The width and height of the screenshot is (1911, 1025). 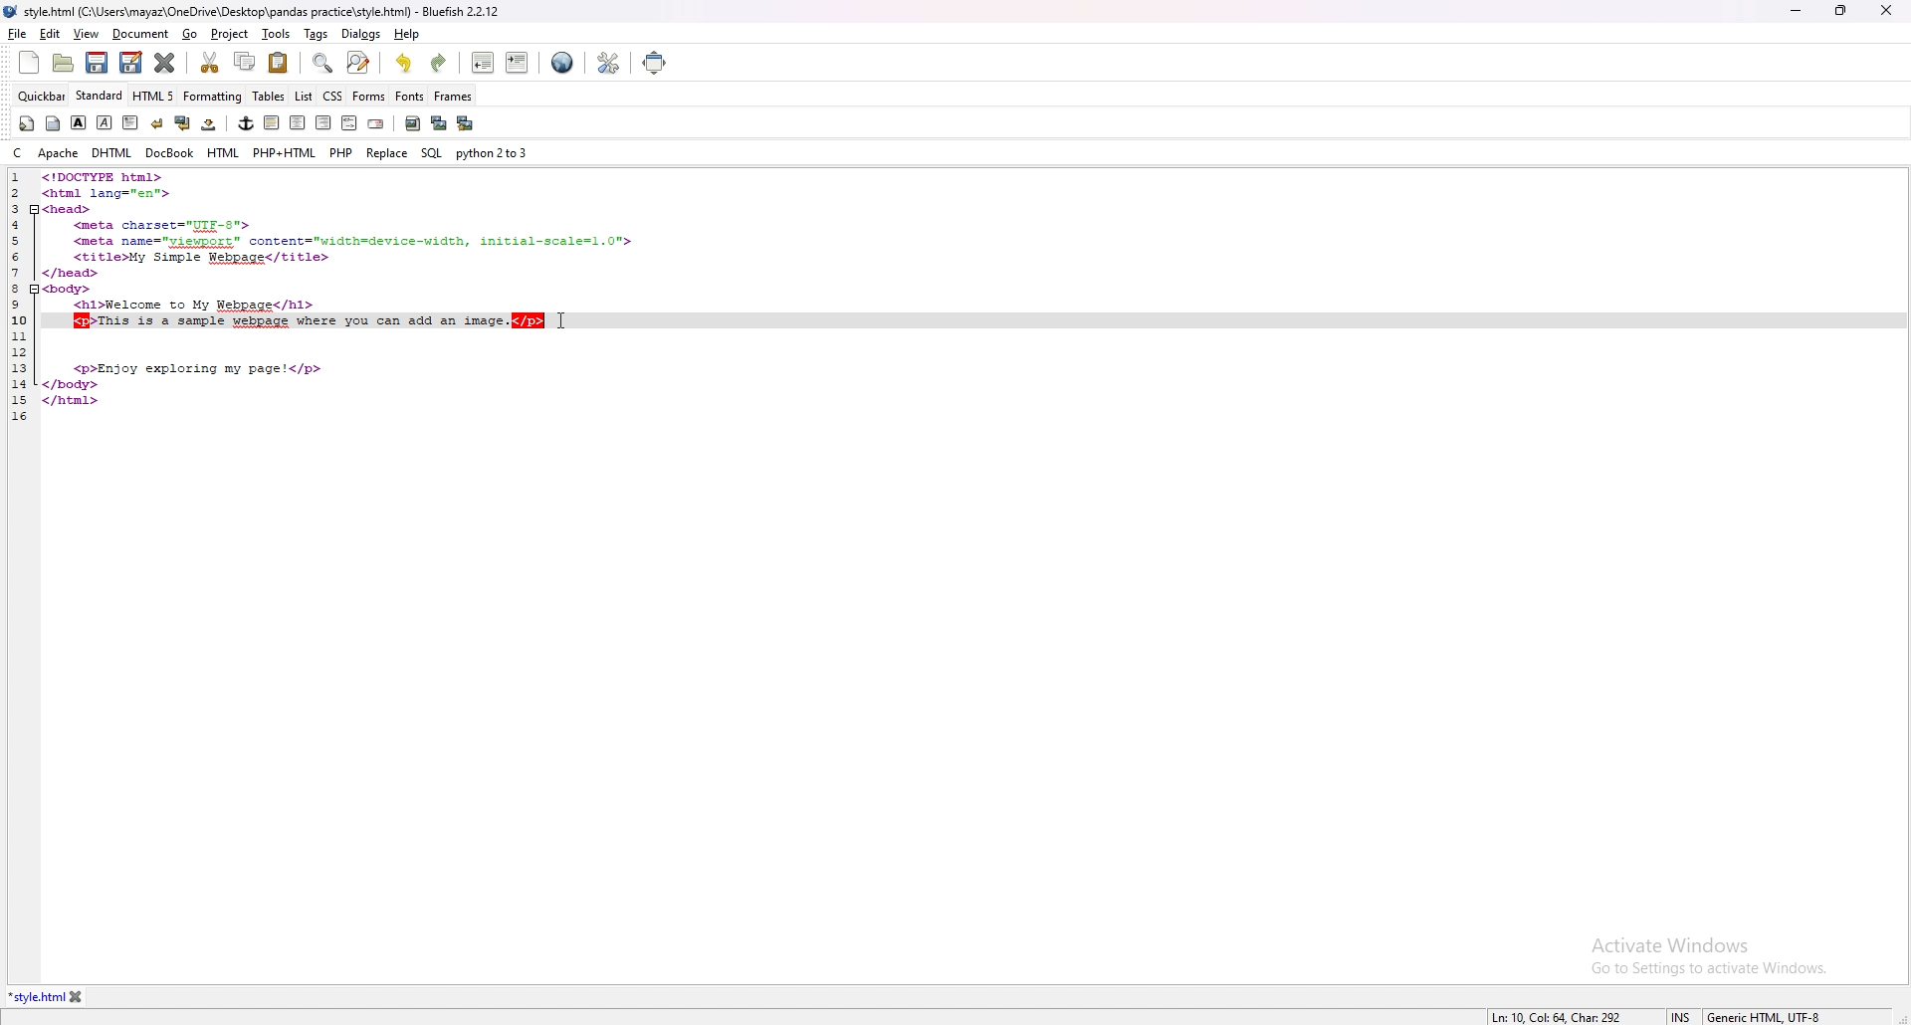 I want to click on <meta name="yiewport"™ content="width=device-width, initial-scale=1.0">, so click(x=352, y=242).